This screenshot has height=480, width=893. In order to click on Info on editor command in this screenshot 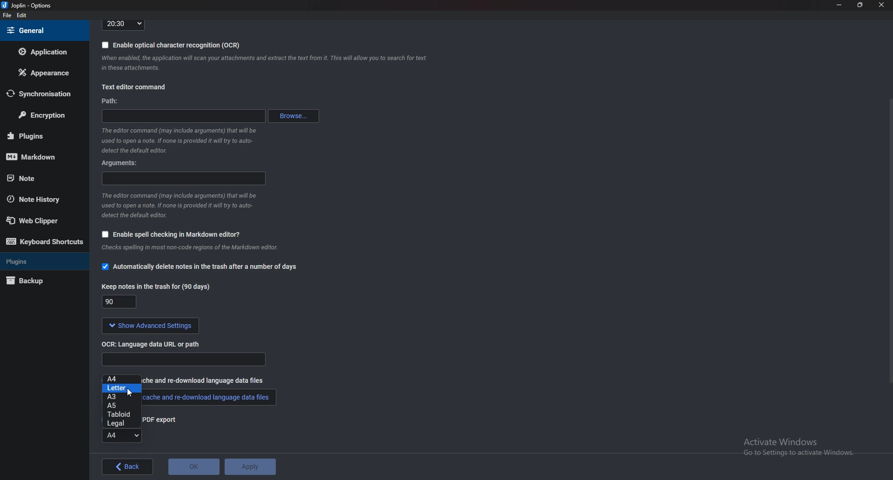, I will do `click(176, 140)`.